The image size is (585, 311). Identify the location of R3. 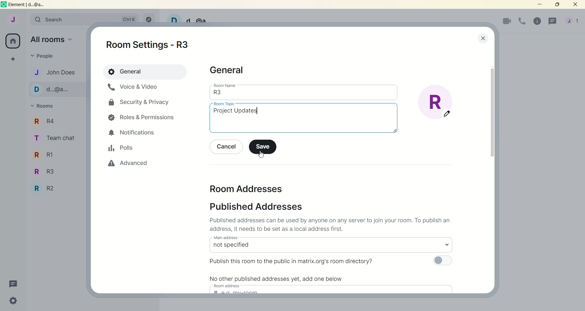
(55, 171).